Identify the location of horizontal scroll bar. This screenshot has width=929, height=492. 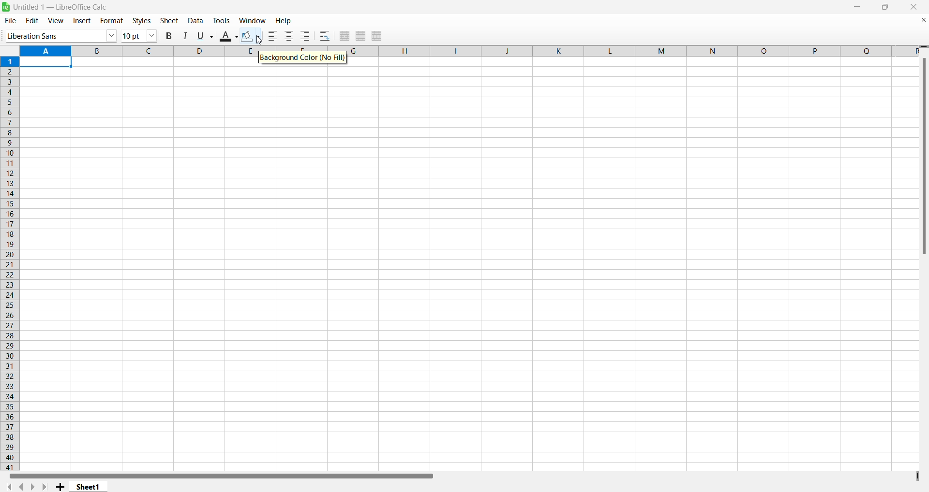
(222, 475).